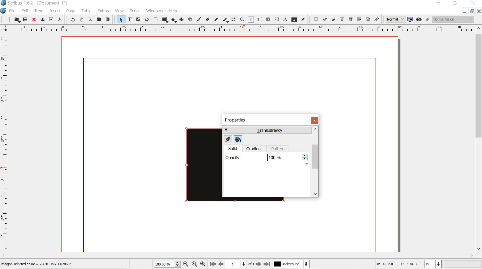  Describe the element at coordinates (70, 10) in the screenshot. I see `page` at that location.